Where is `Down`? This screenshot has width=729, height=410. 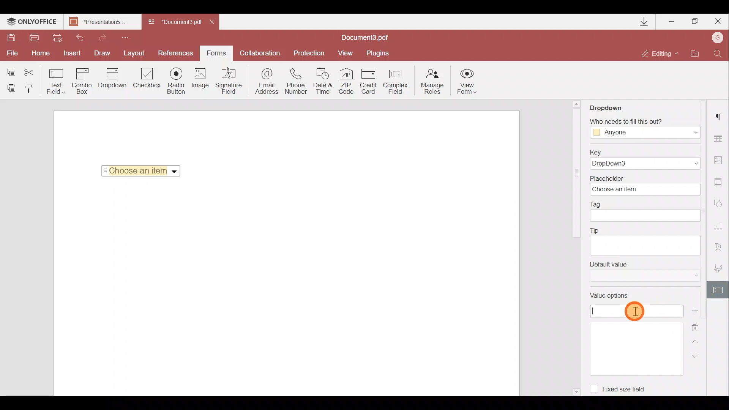
Down is located at coordinates (693, 356).